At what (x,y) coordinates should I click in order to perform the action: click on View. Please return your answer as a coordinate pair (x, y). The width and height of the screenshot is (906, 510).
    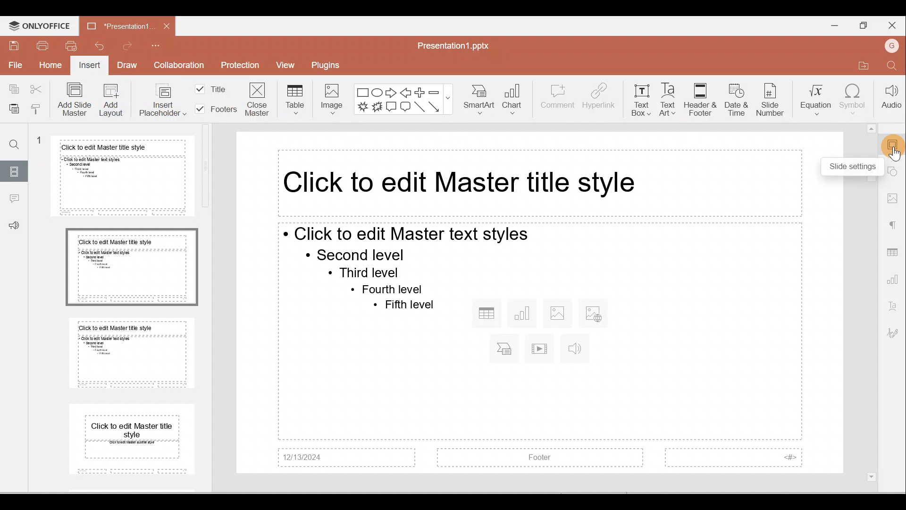
    Looking at the image, I should click on (287, 66).